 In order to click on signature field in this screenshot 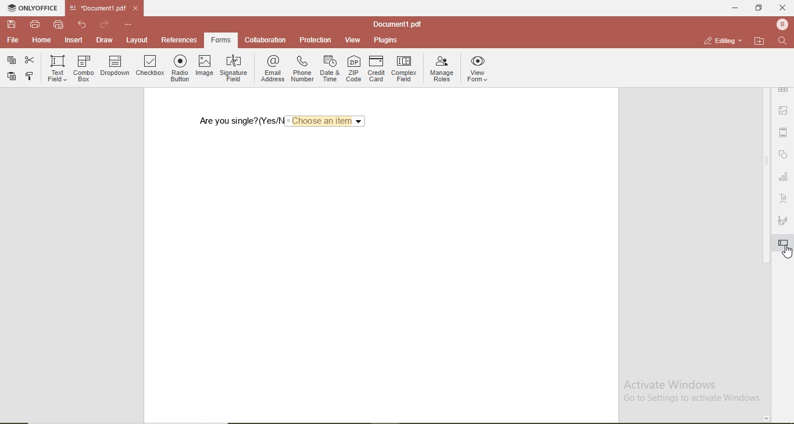, I will do `click(233, 66)`.